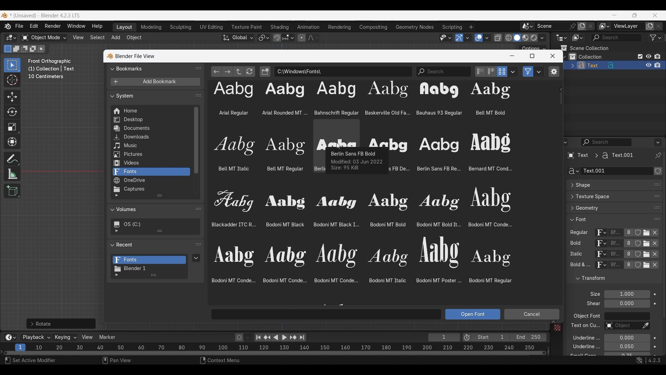 Image resolution: width=666 pixels, height=375 pixels. What do you see at coordinates (638, 234) in the screenshot?
I see `Fake user for respe` at bounding box center [638, 234].